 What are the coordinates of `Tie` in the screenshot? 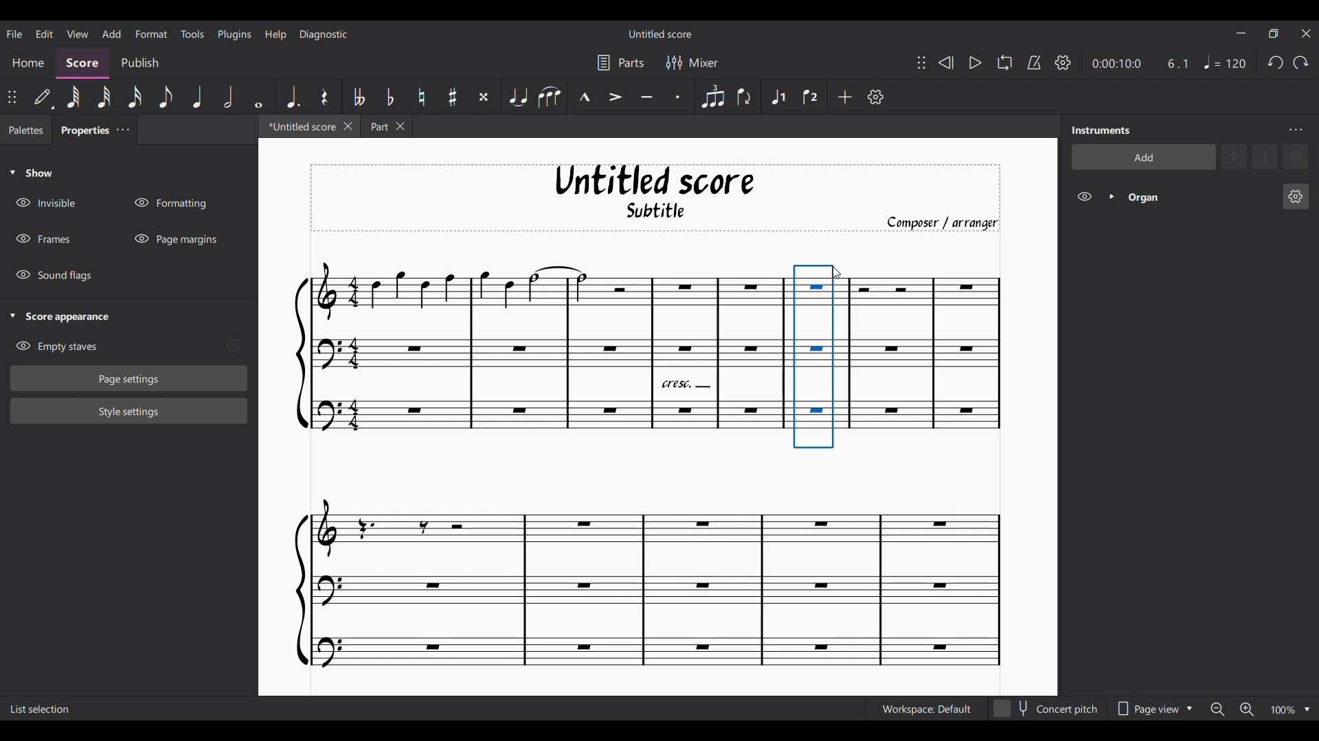 It's located at (517, 97).